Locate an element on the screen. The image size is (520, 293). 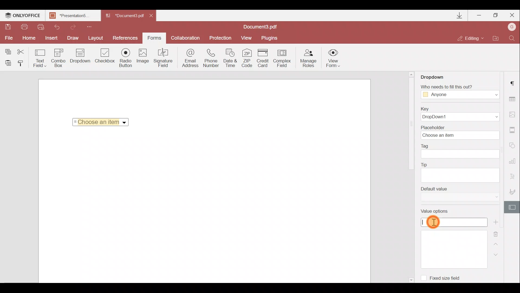
Copy is located at coordinates (8, 50).